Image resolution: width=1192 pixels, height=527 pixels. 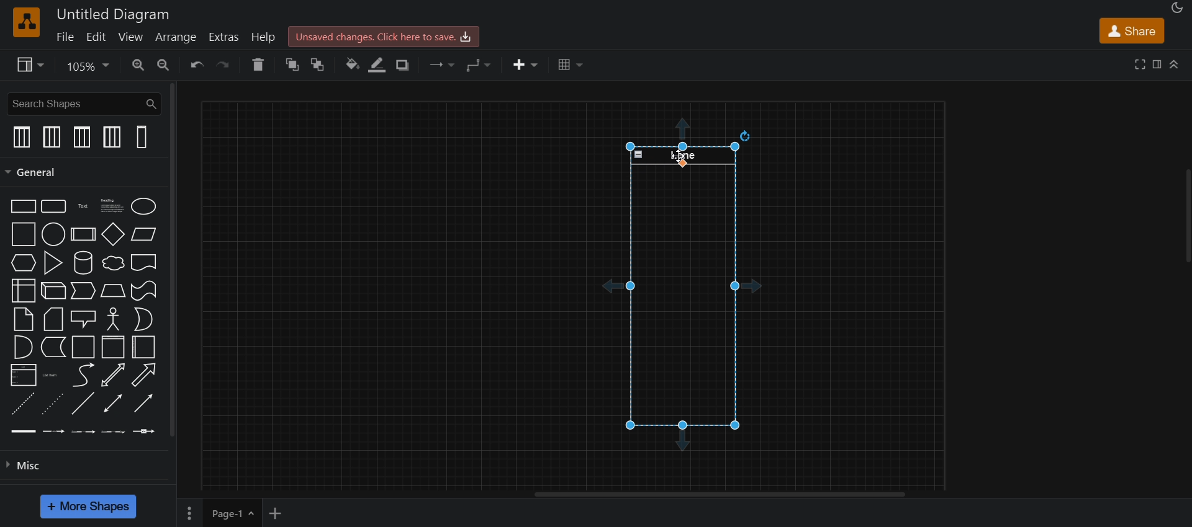 I want to click on add new page, so click(x=284, y=512).